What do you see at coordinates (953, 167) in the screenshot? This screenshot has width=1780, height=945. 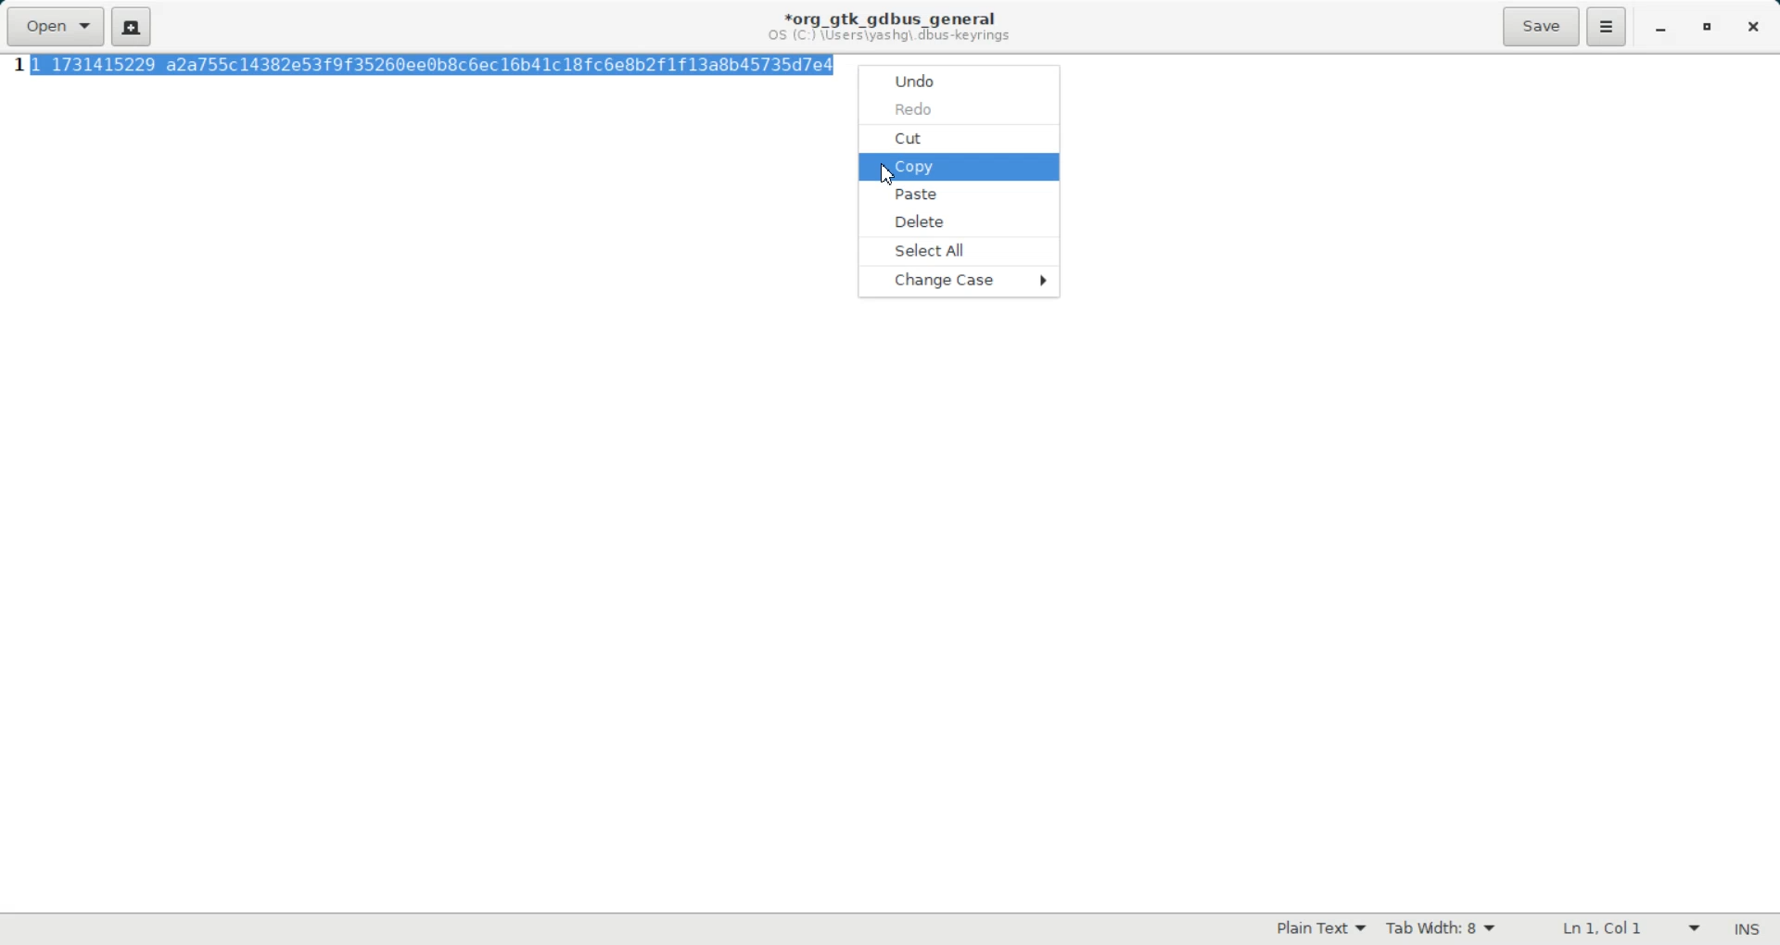 I see `Copy` at bounding box center [953, 167].